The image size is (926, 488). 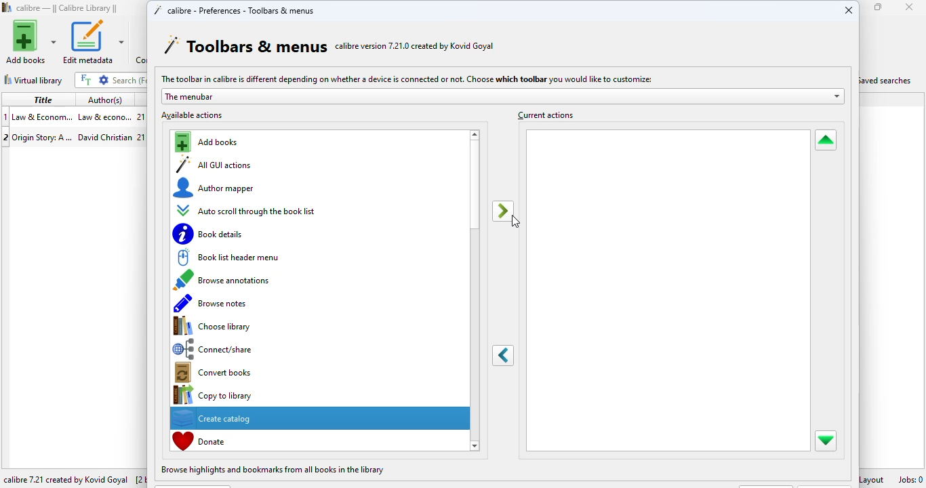 I want to click on choose library, so click(x=214, y=326).